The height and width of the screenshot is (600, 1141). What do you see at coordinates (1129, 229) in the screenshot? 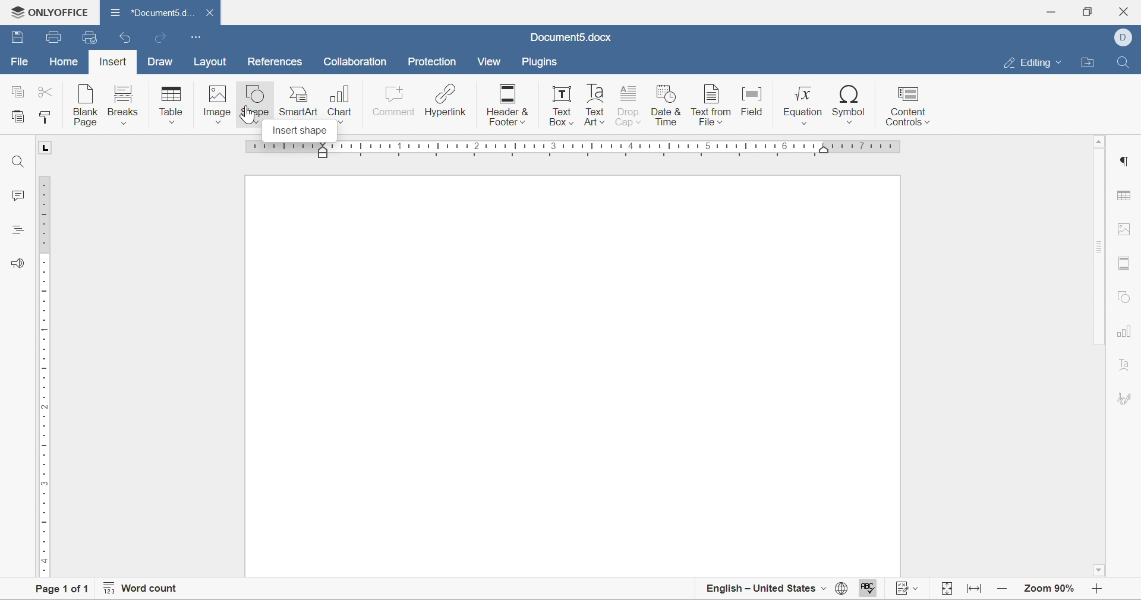
I see `image settings` at bounding box center [1129, 229].